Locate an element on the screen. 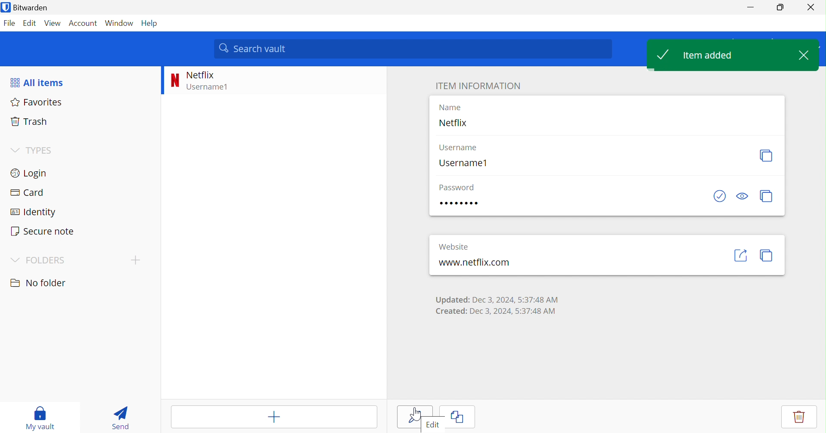  Netflix is located at coordinates (200, 74).